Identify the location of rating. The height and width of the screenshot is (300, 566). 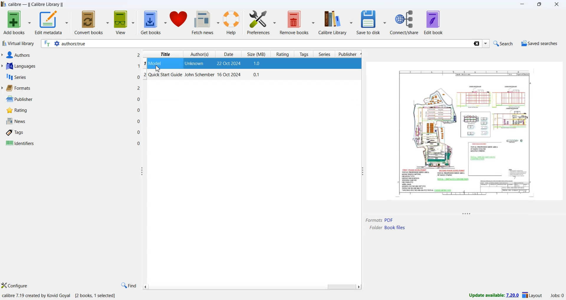
(16, 110).